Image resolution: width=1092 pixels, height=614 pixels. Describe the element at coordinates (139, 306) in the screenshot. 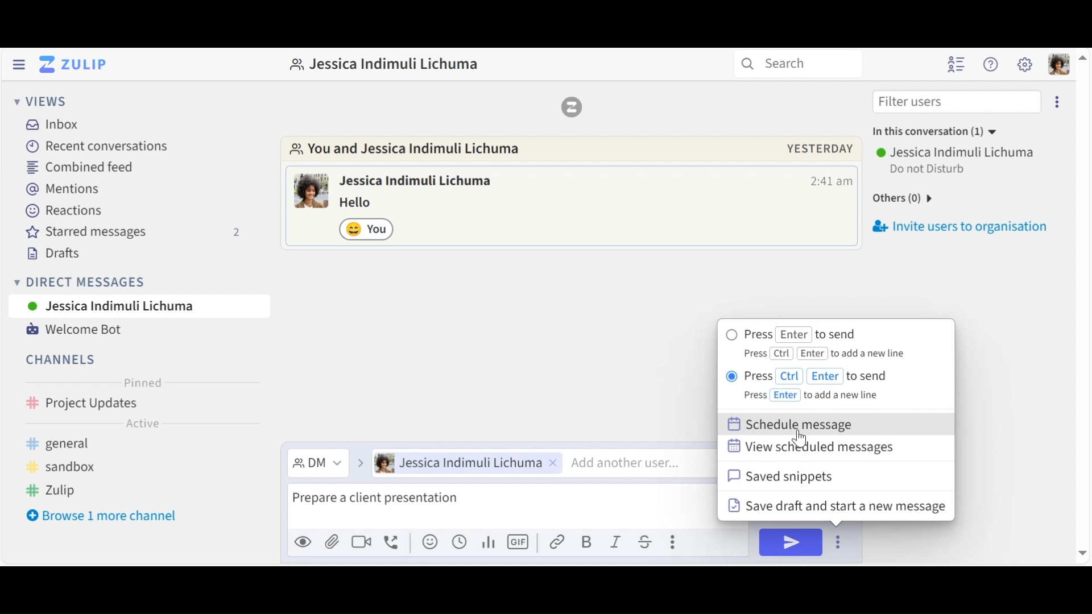

I see `User` at that location.